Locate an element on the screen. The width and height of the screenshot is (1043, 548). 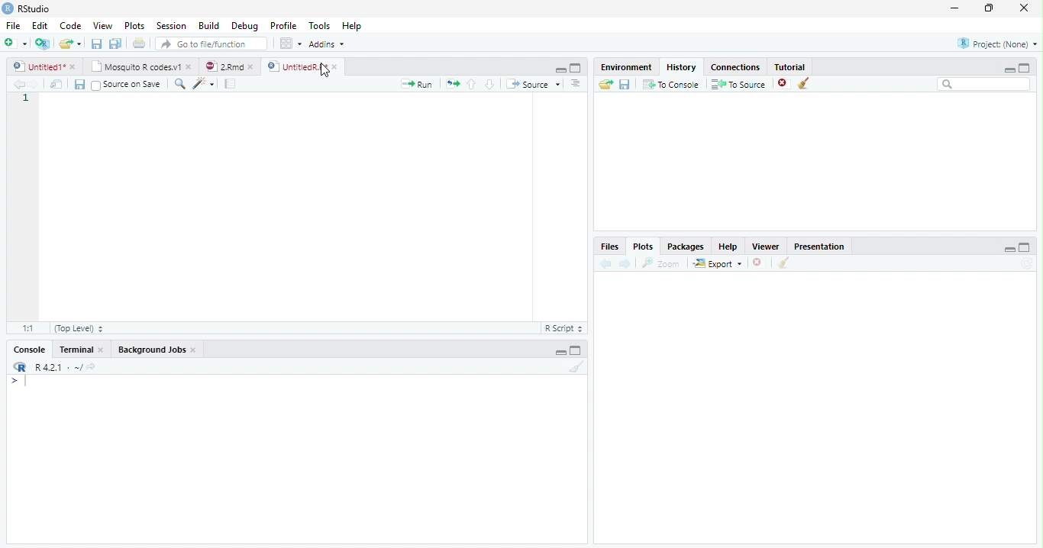
Environment is located at coordinates (626, 67).